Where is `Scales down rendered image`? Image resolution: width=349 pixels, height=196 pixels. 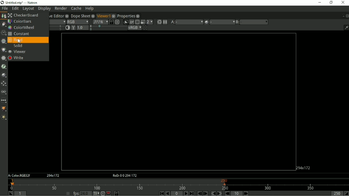
Scales down rendered image is located at coordinates (150, 22).